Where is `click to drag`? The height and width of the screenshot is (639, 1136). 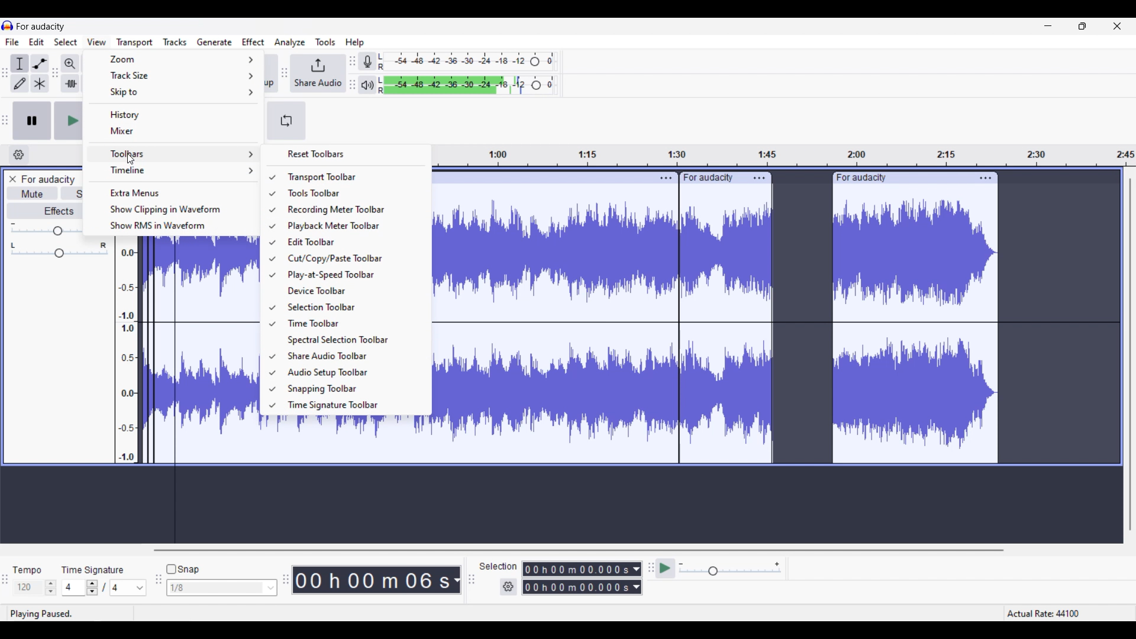 click to drag is located at coordinates (711, 176).